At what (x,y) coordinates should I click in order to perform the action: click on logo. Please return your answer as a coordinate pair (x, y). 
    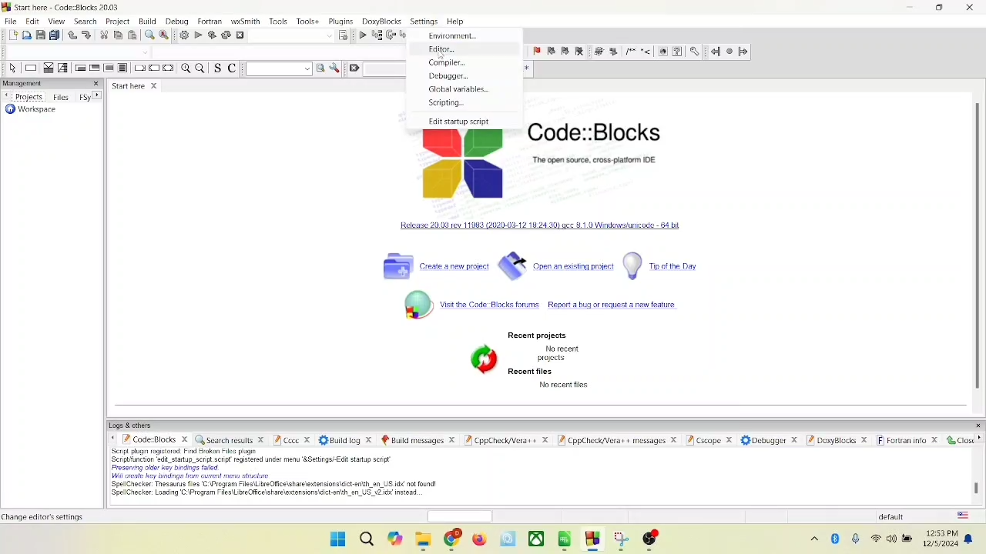
    Looking at the image, I should click on (462, 164).